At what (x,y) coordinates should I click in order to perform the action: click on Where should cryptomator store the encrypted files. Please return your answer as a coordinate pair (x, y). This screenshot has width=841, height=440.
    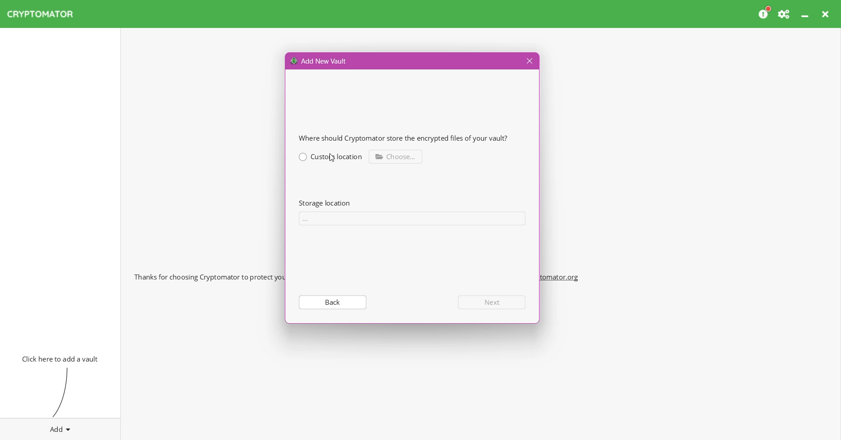
    Looking at the image, I should click on (408, 138).